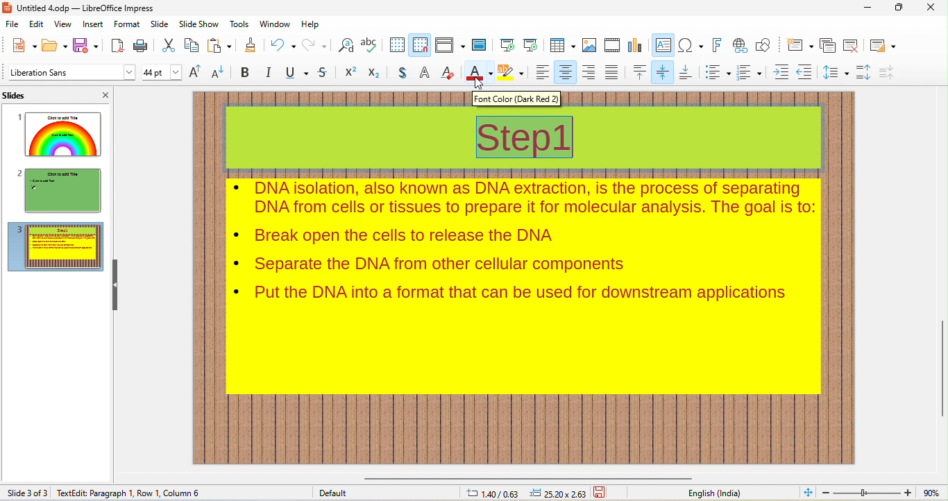 The width and height of the screenshot is (948, 501). I want to click on vertical scroll, so click(938, 363).